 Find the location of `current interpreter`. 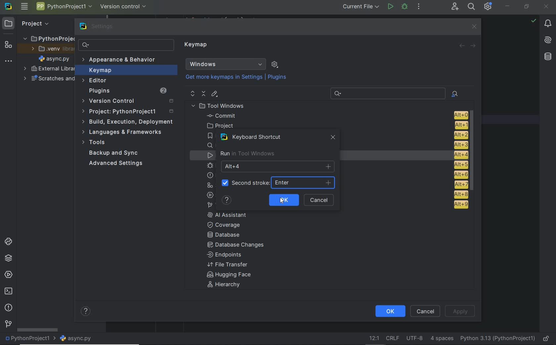

current interpreter is located at coordinates (498, 339).